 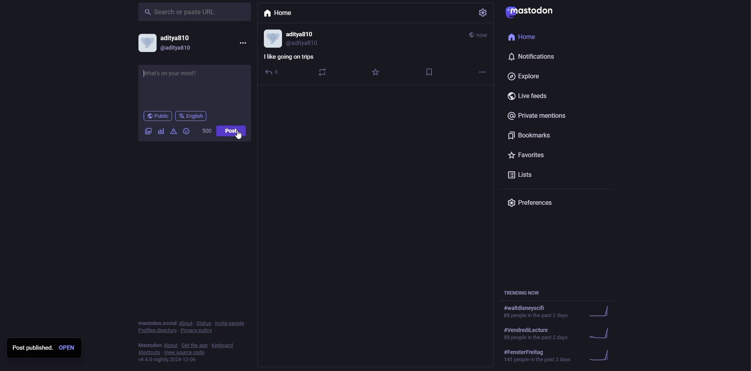 I want to click on private mentions, so click(x=543, y=117).